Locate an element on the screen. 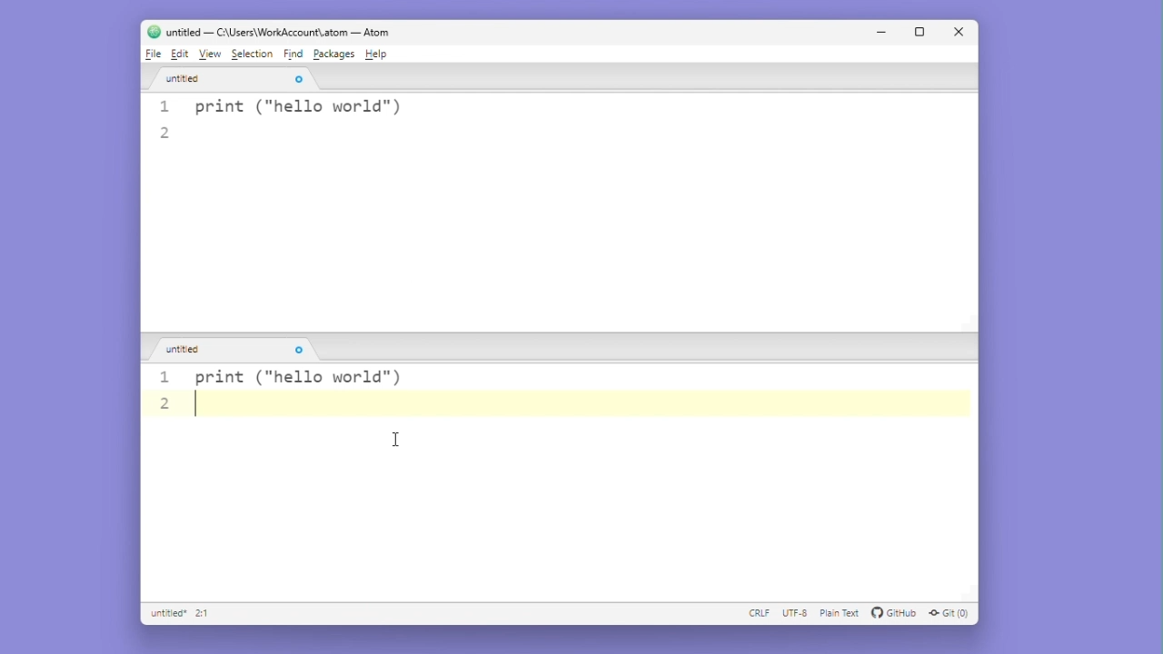  editor space is located at coordinates (555, 235).